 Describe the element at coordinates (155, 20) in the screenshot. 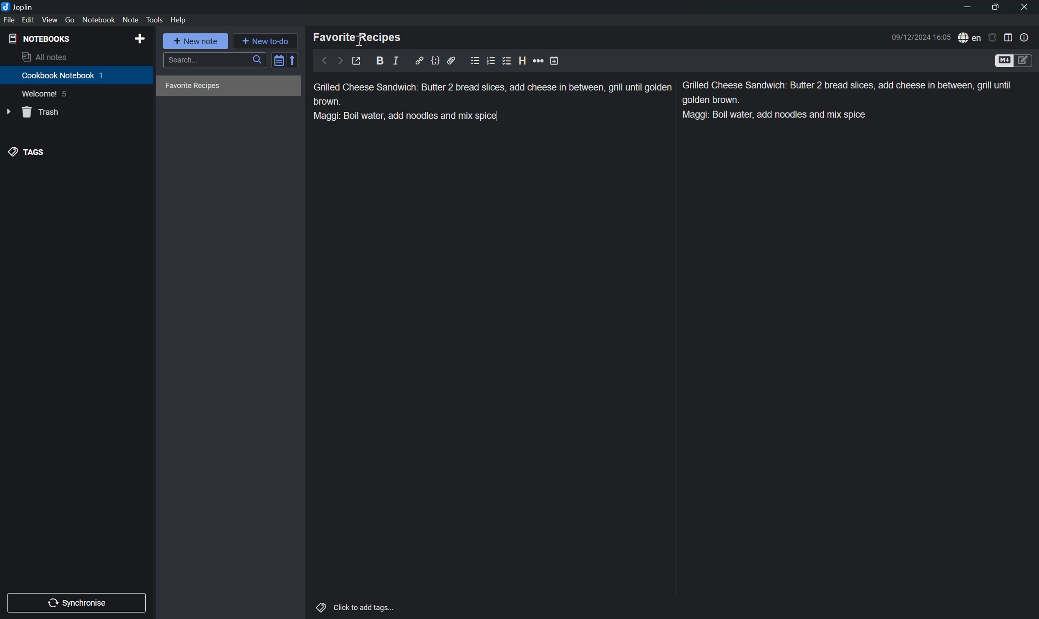

I see `Tools` at that location.